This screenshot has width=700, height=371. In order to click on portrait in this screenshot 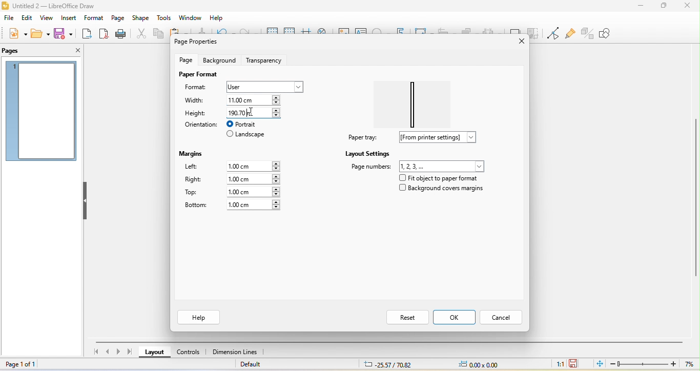, I will do `click(248, 124)`.